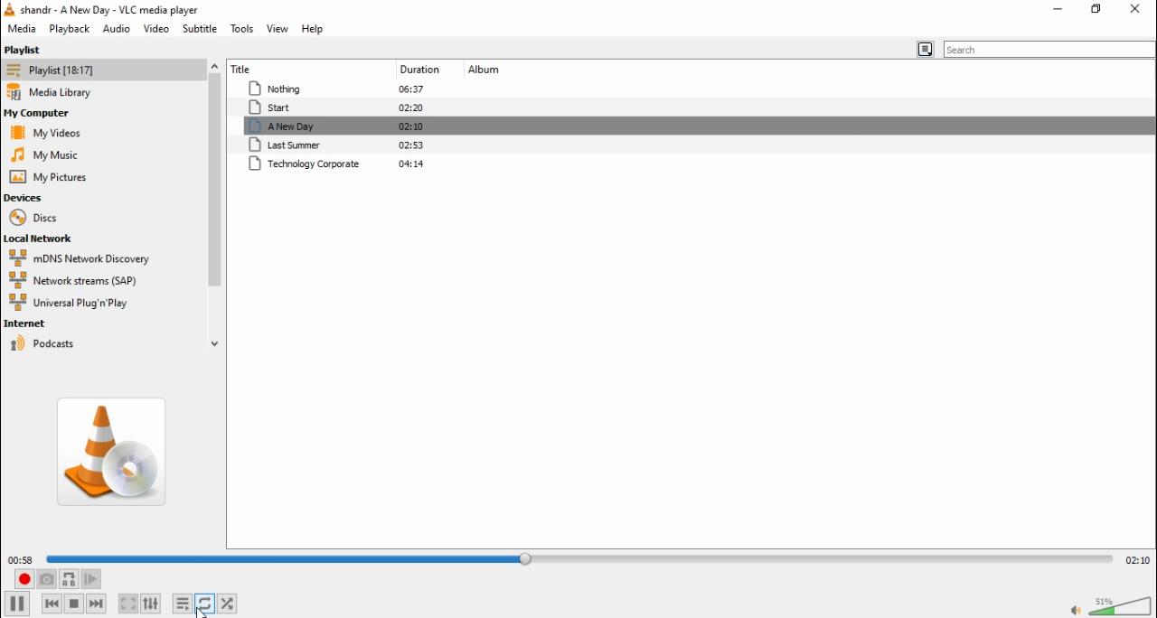 This screenshot has height=618, width=1157. Describe the element at coordinates (20, 30) in the screenshot. I see `media` at that location.